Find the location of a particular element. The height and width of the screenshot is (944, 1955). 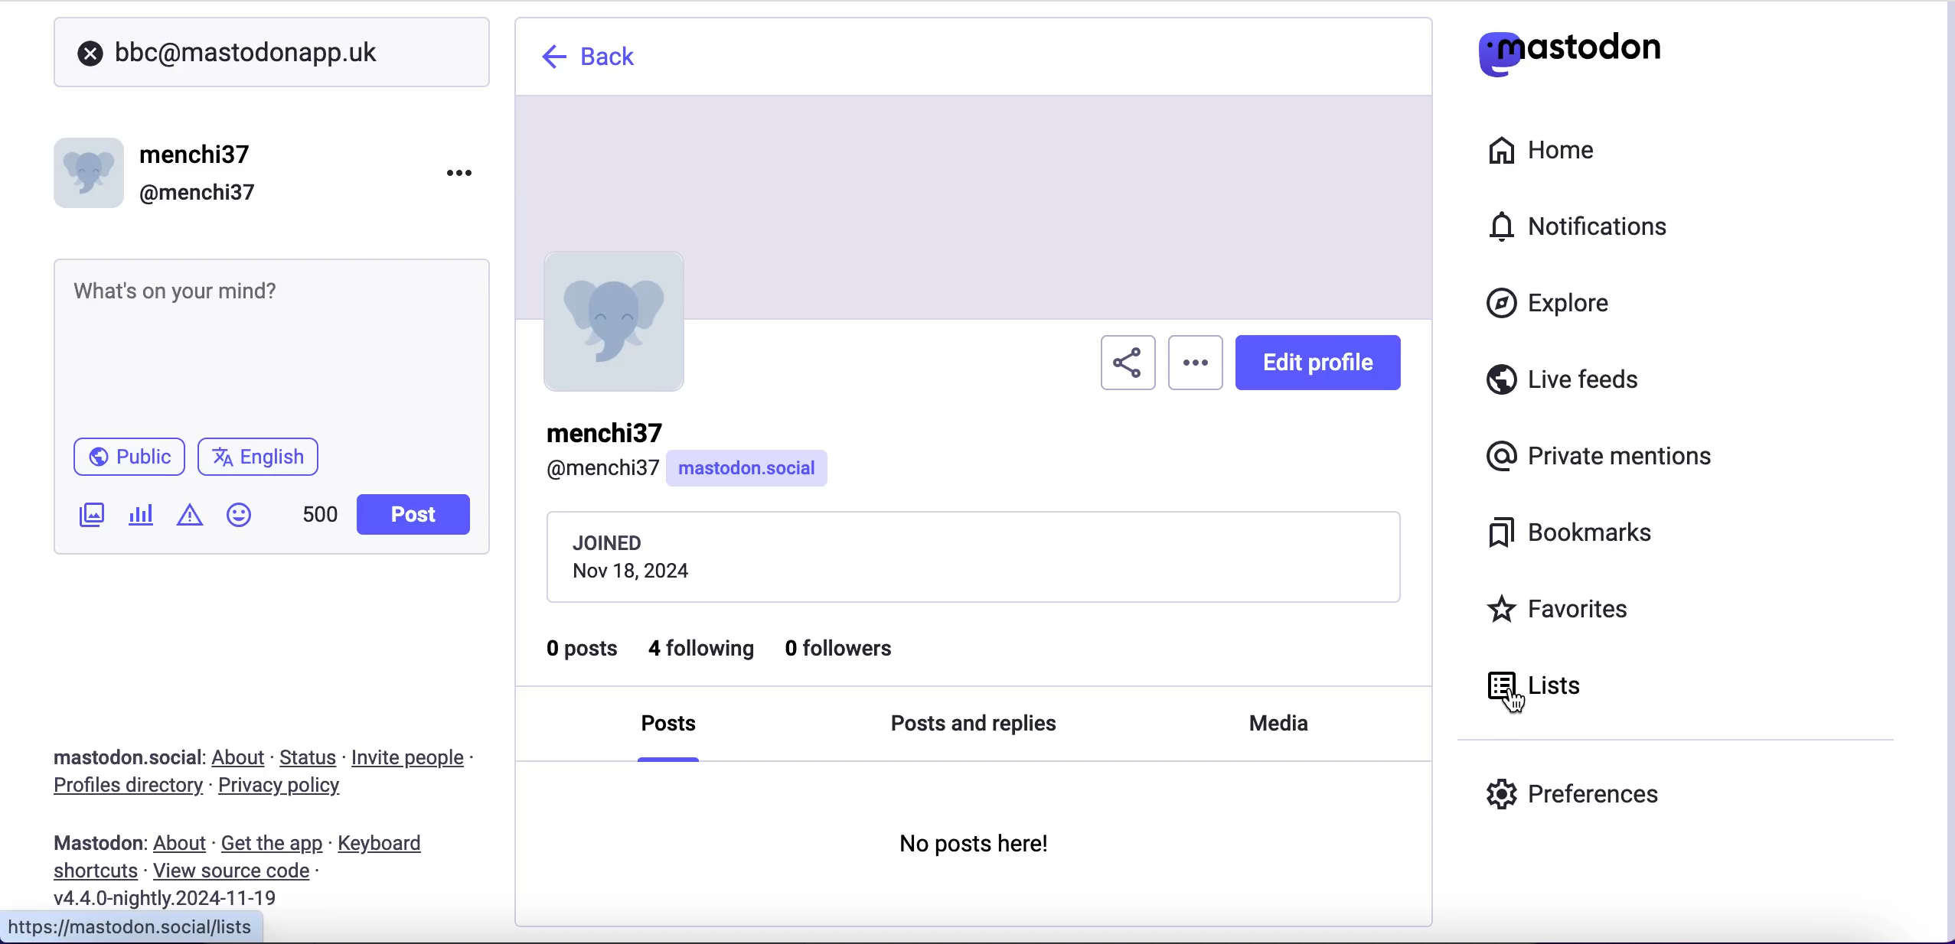

posts and replies is located at coordinates (975, 725).